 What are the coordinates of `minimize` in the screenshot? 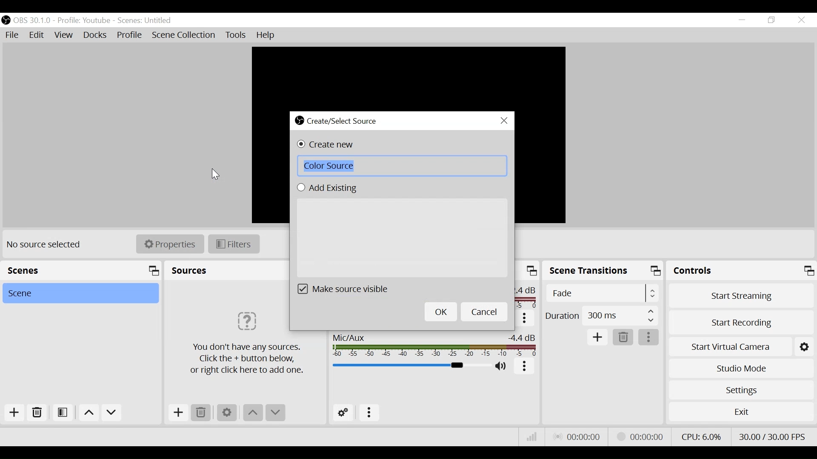 It's located at (743, 20).